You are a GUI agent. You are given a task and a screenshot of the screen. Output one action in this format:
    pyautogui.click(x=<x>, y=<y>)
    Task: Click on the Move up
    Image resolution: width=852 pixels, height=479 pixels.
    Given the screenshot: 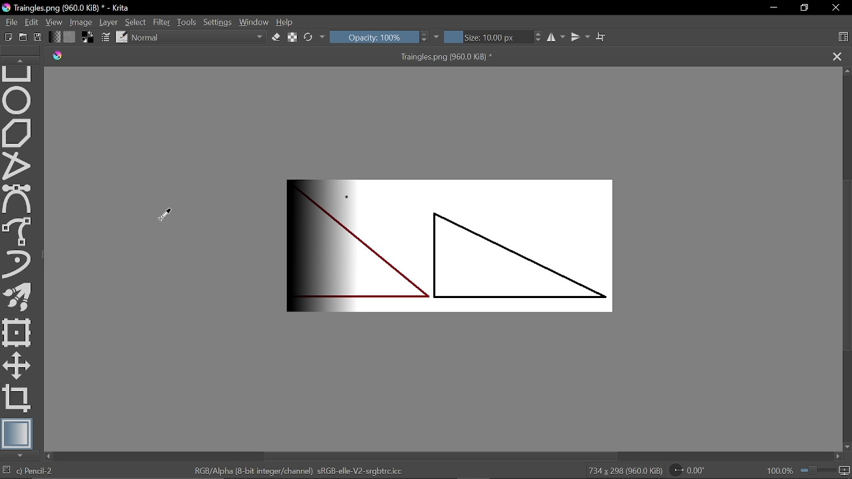 What is the action you would take?
    pyautogui.click(x=847, y=71)
    